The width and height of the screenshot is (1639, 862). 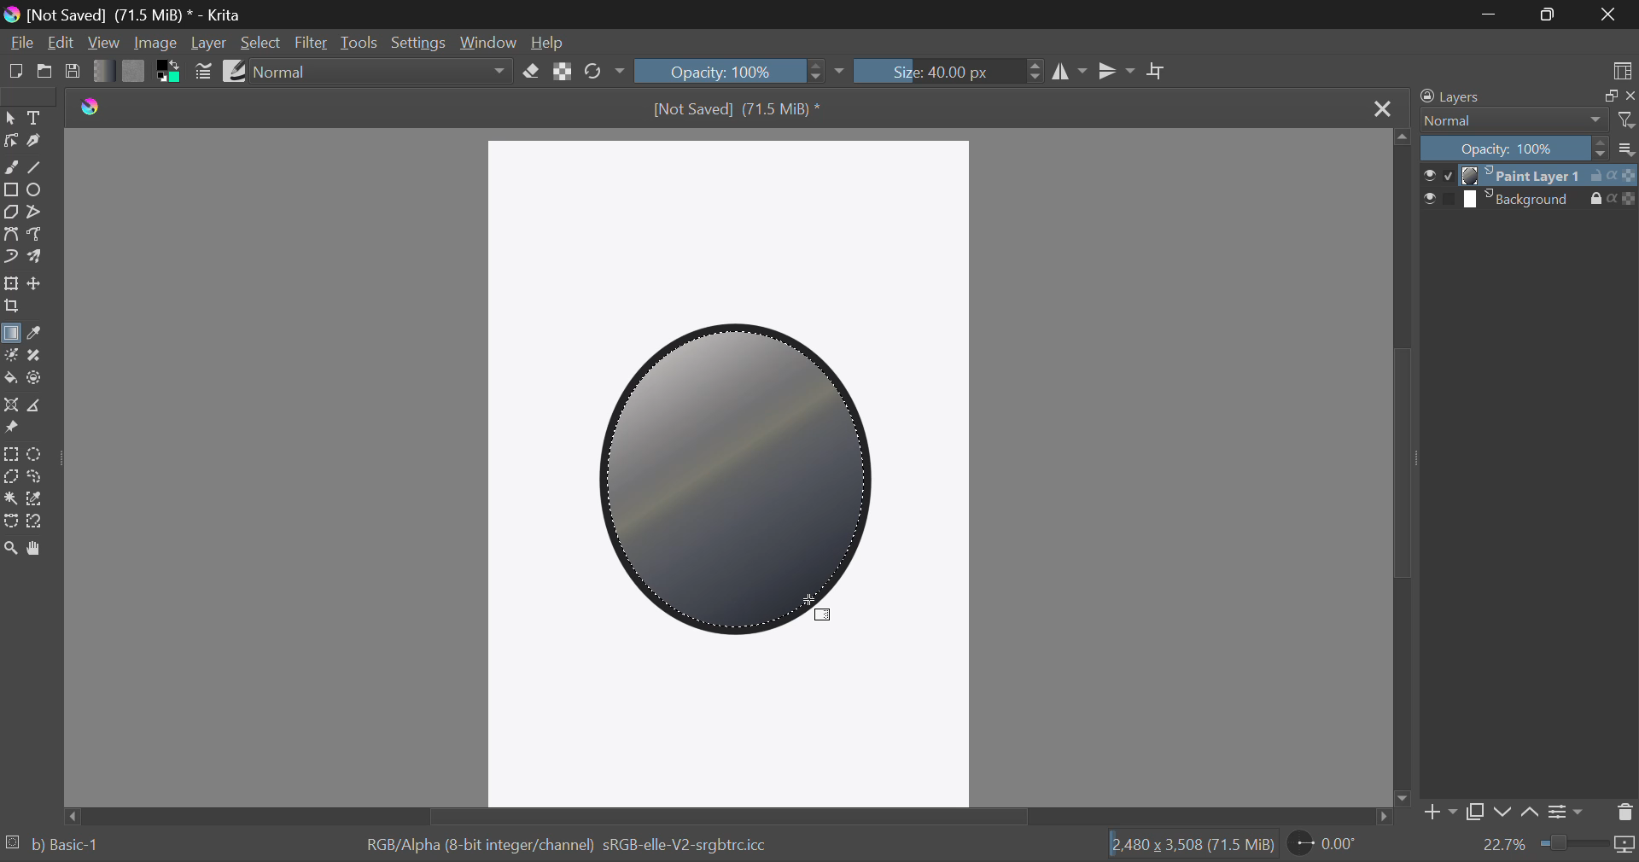 What do you see at coordinates (37, 259) in the screenshot?
I see `Multibrush` at bounding box center [37, 259].